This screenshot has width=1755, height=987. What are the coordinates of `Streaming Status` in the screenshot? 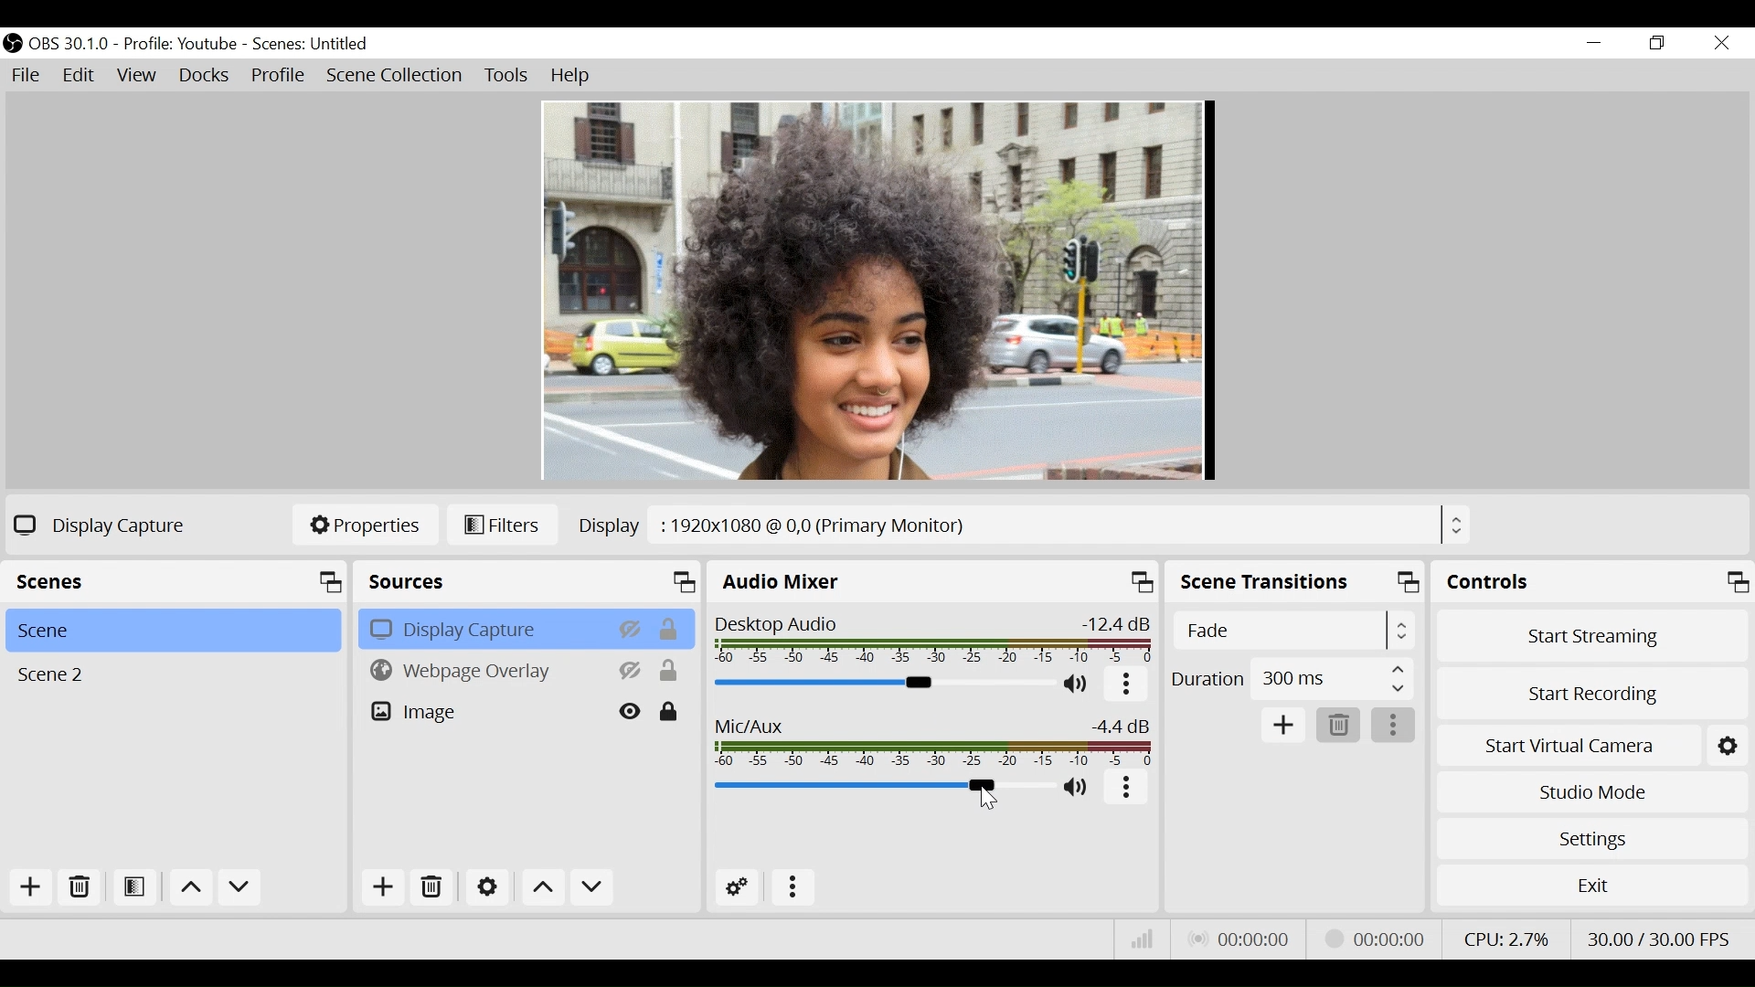 It's located at (1363, 940).